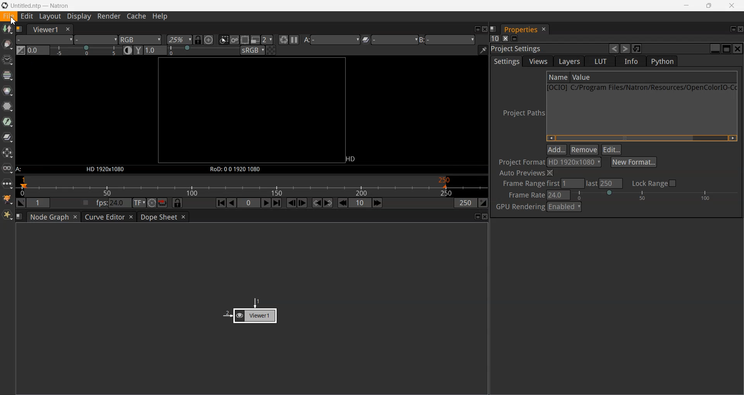 The height and width of the screenshot is (395, 744). What do you see at coordinates (137, 17) in the screenshot?
I see `Cache` at bounding box center [137, 17].